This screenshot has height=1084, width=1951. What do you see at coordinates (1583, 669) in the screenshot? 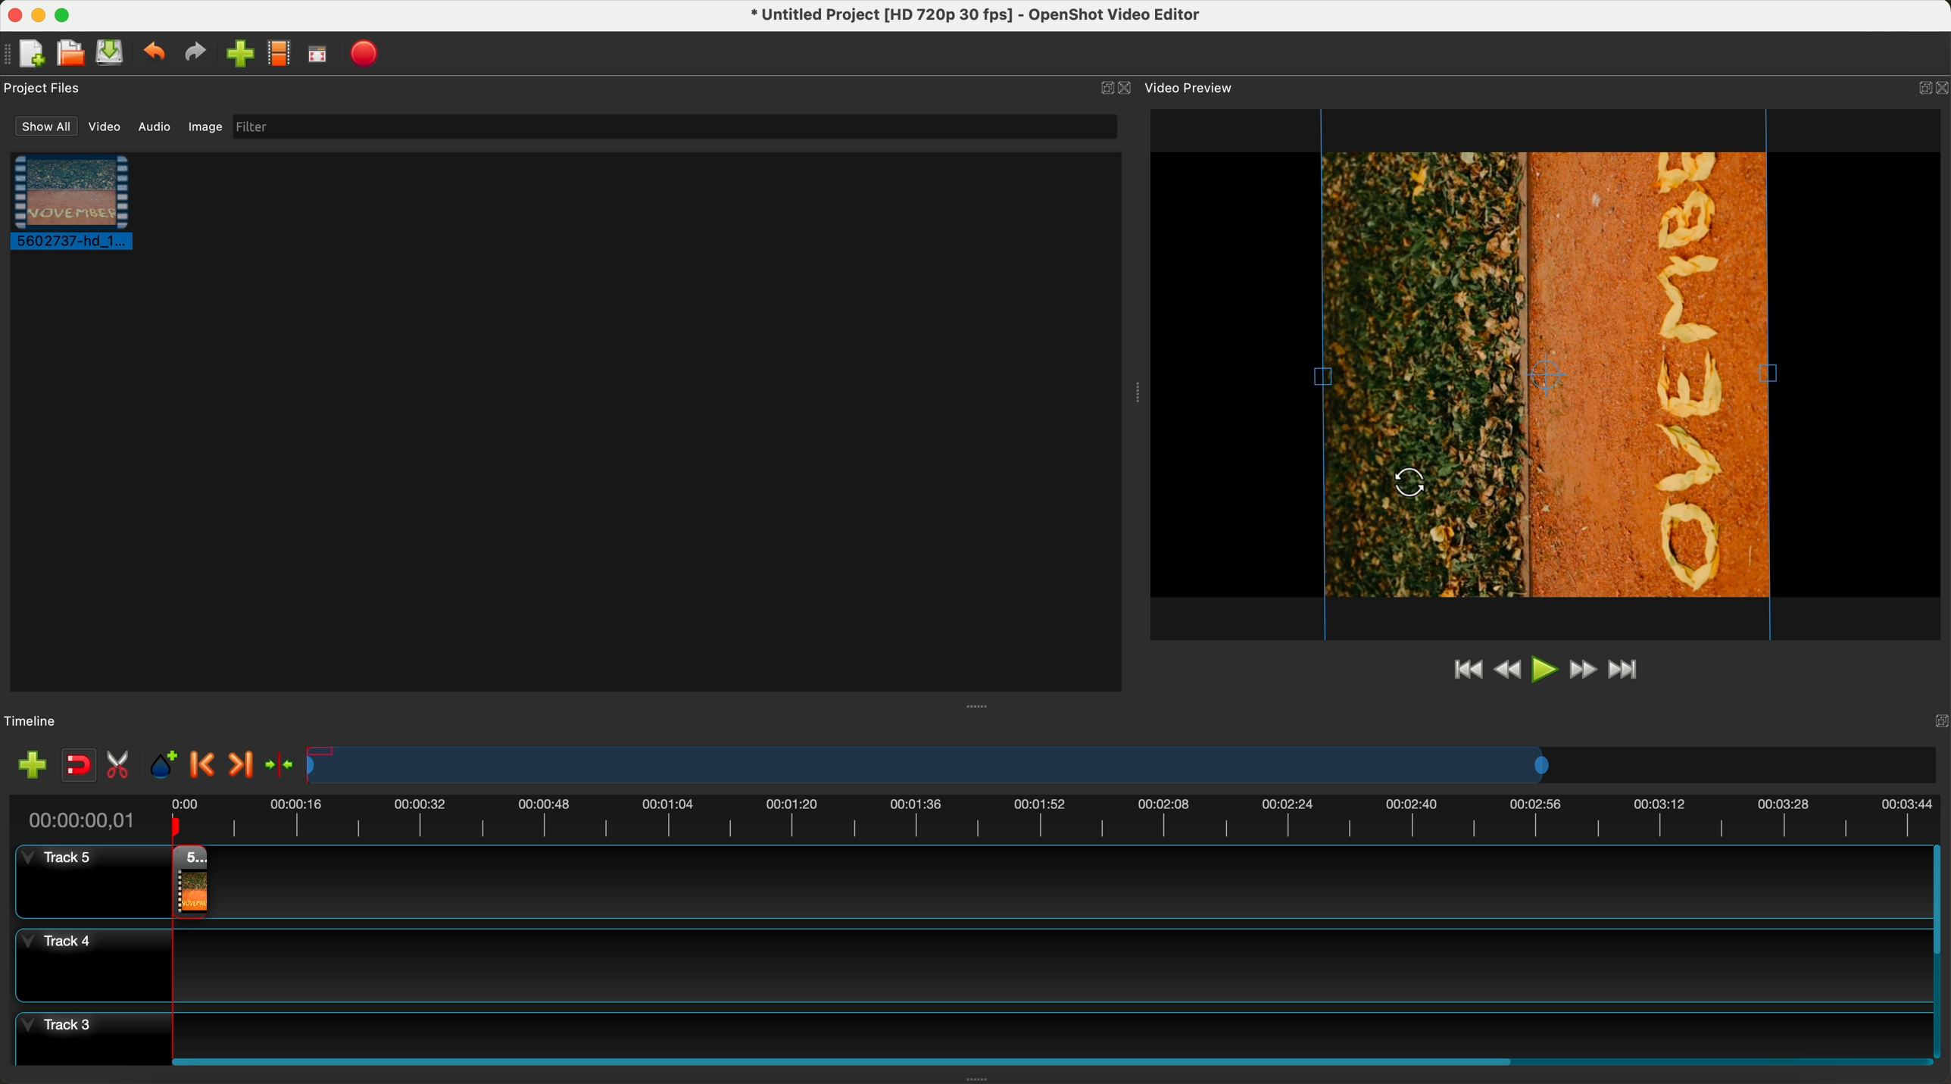
I see `fast foward` at bounding box center [1583, 669].